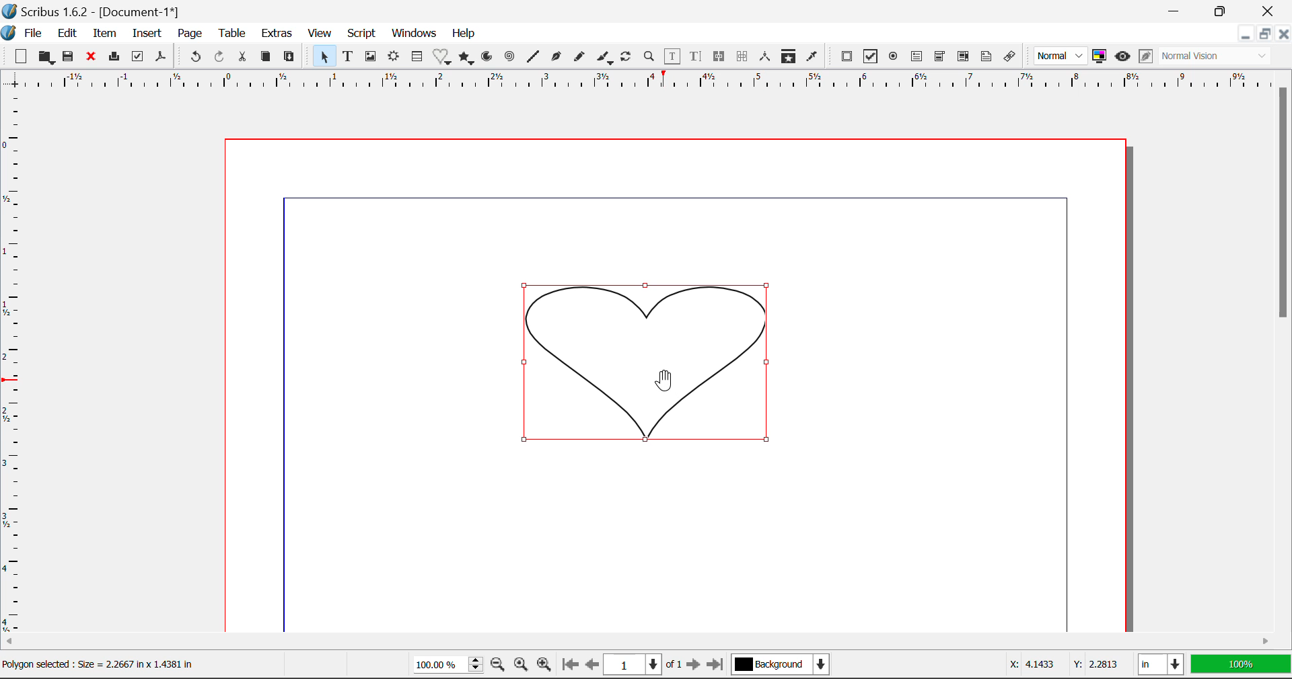 The image size is (1292, 679). What do you see at coordinates (872, 58) in the screenshot?
I see `Pdf Checkbox` at bounding box center [872, 58].